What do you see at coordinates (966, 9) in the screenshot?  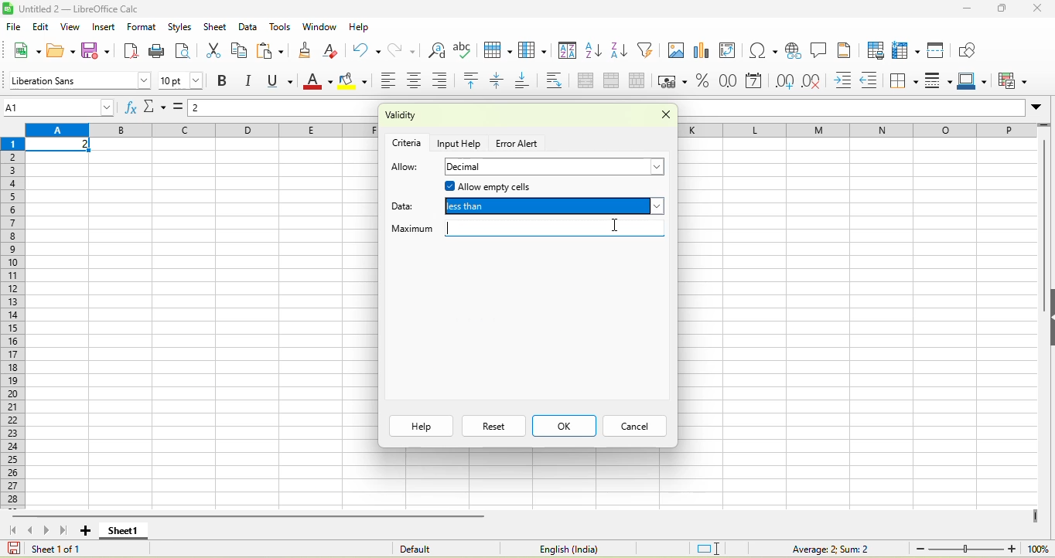 I see `minuimize` at bounding box center [966, 9].